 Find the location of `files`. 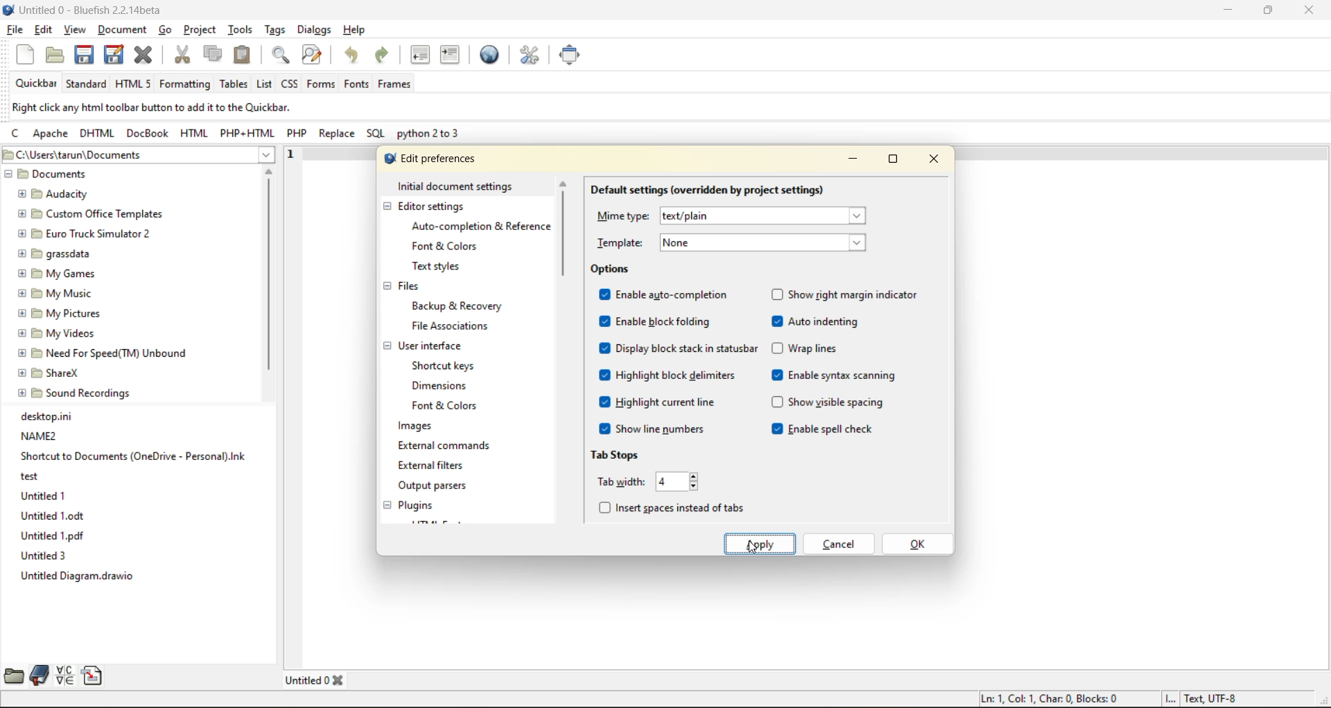

files is located at coordinates (410, 288).